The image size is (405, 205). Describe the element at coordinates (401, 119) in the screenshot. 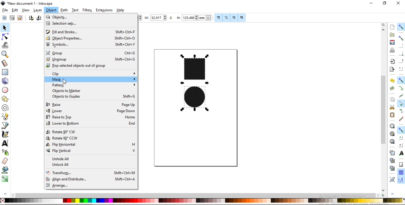

I see `snap midpoints of line segments` at that location.